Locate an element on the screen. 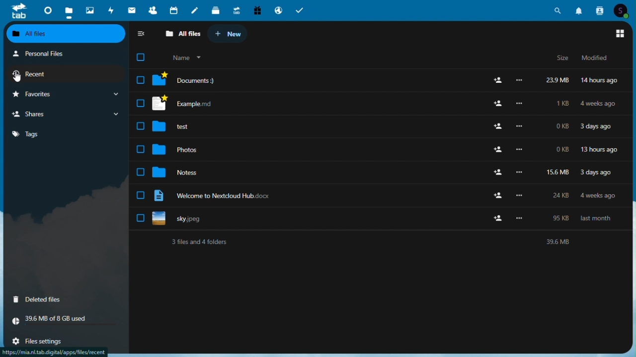 This screenshot has height=357, width=636. options is located at coordinates (519, 194).